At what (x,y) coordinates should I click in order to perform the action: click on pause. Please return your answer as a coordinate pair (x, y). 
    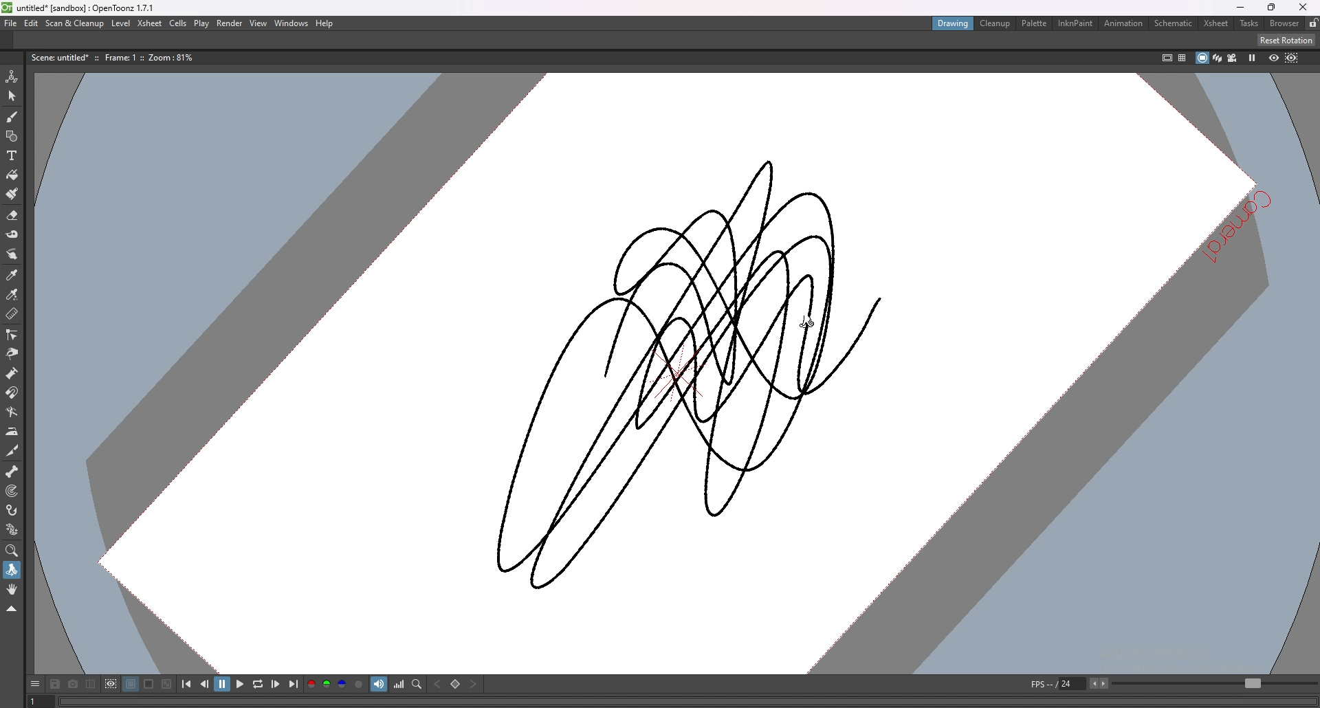
    Looking at the image, I should click on (223, 685).